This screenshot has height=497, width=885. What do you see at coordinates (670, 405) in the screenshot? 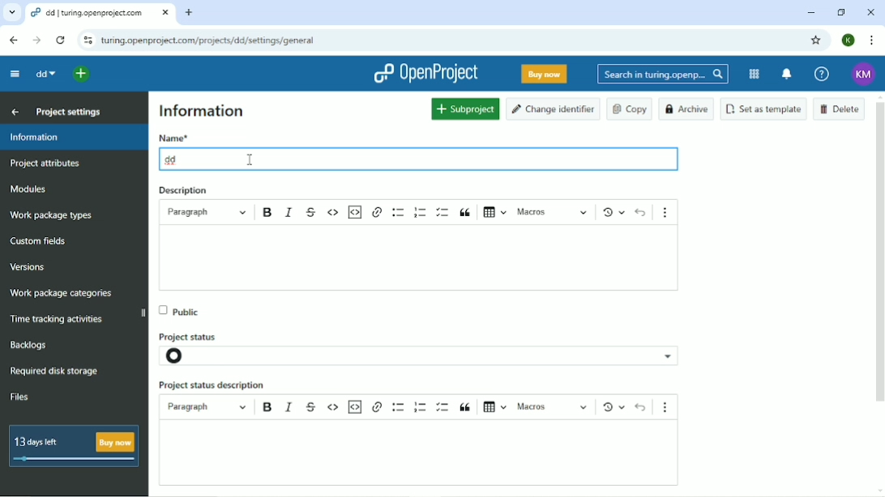
I see `show more items` at bounding box center [670, 405].